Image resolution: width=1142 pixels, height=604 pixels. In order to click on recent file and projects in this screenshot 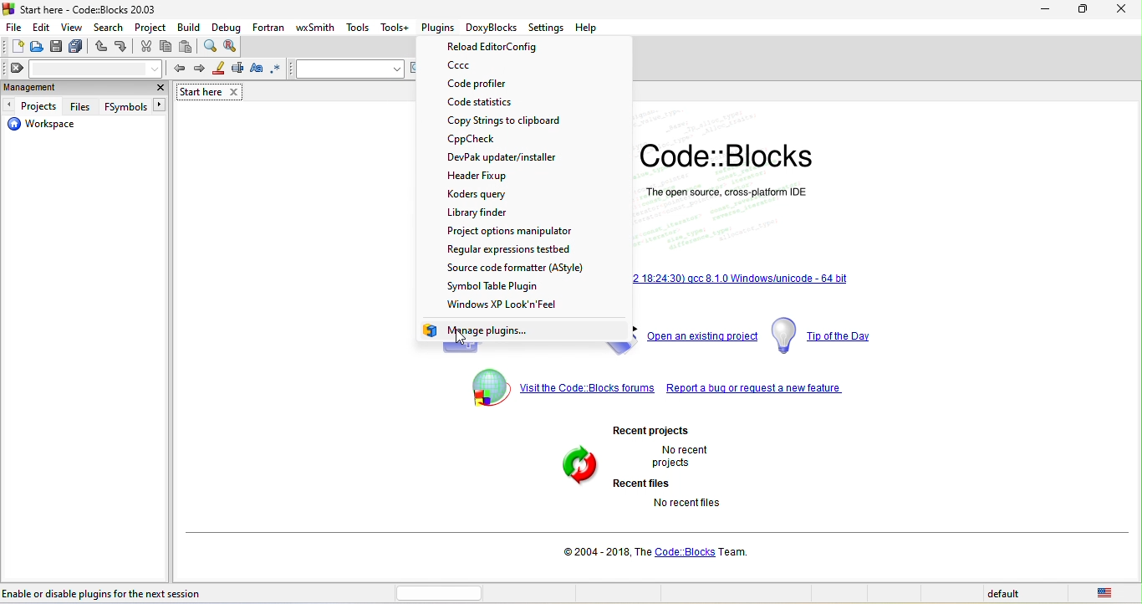, I will do `click(664, 469)`.